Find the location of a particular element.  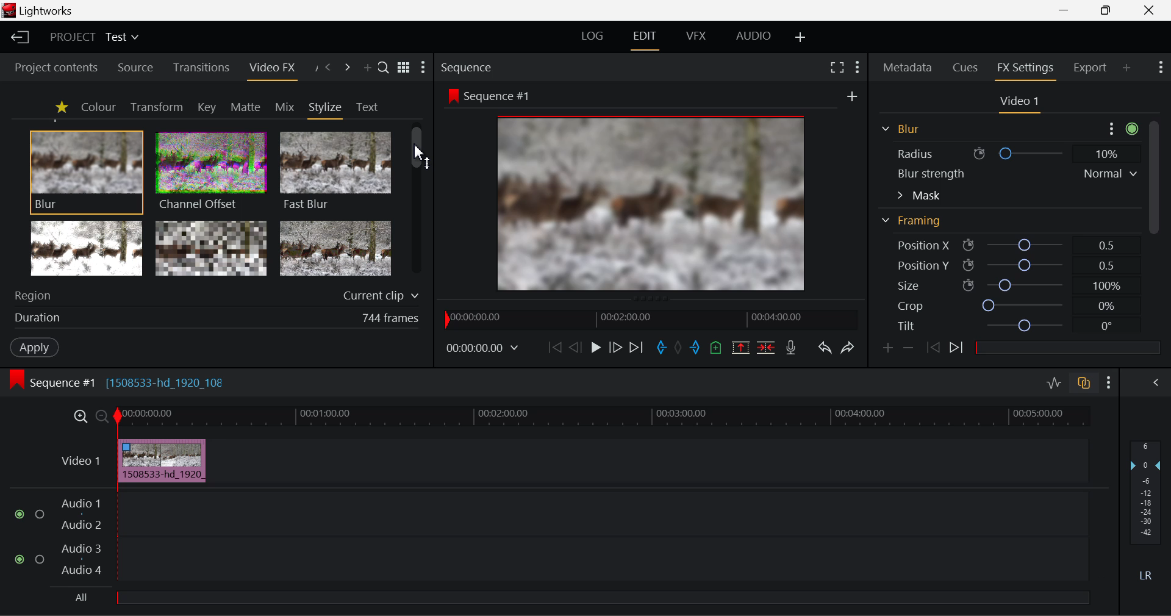

FX Settings Panel Open is located at coordinates (1023, 70).